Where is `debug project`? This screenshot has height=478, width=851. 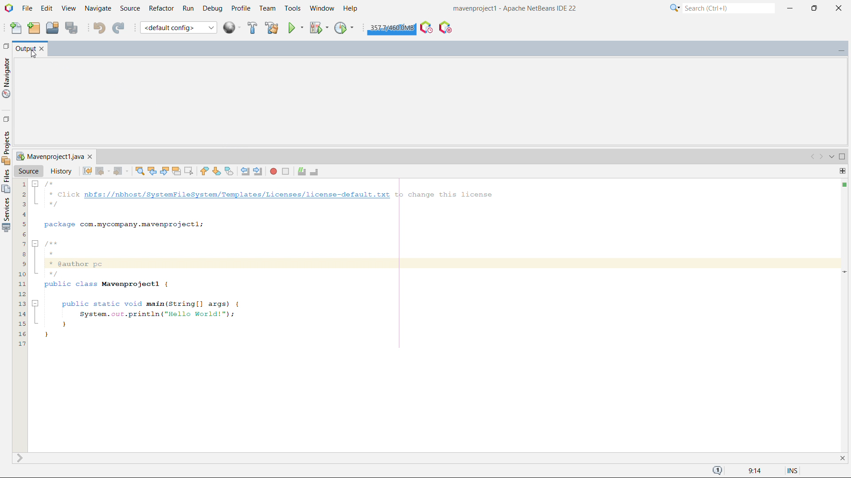
debug project is located at coordinates (318, 27).